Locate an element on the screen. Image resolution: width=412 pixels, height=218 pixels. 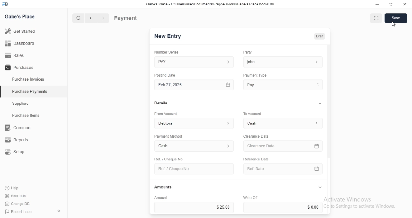
Payment is located at coordinates (126, 18).